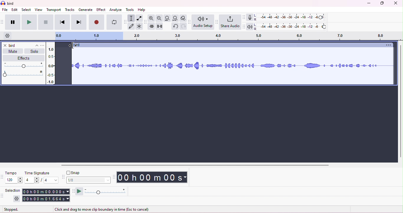 The height and width of the screenshot is (213, 403). I want to click on transport, so click(54, 9).